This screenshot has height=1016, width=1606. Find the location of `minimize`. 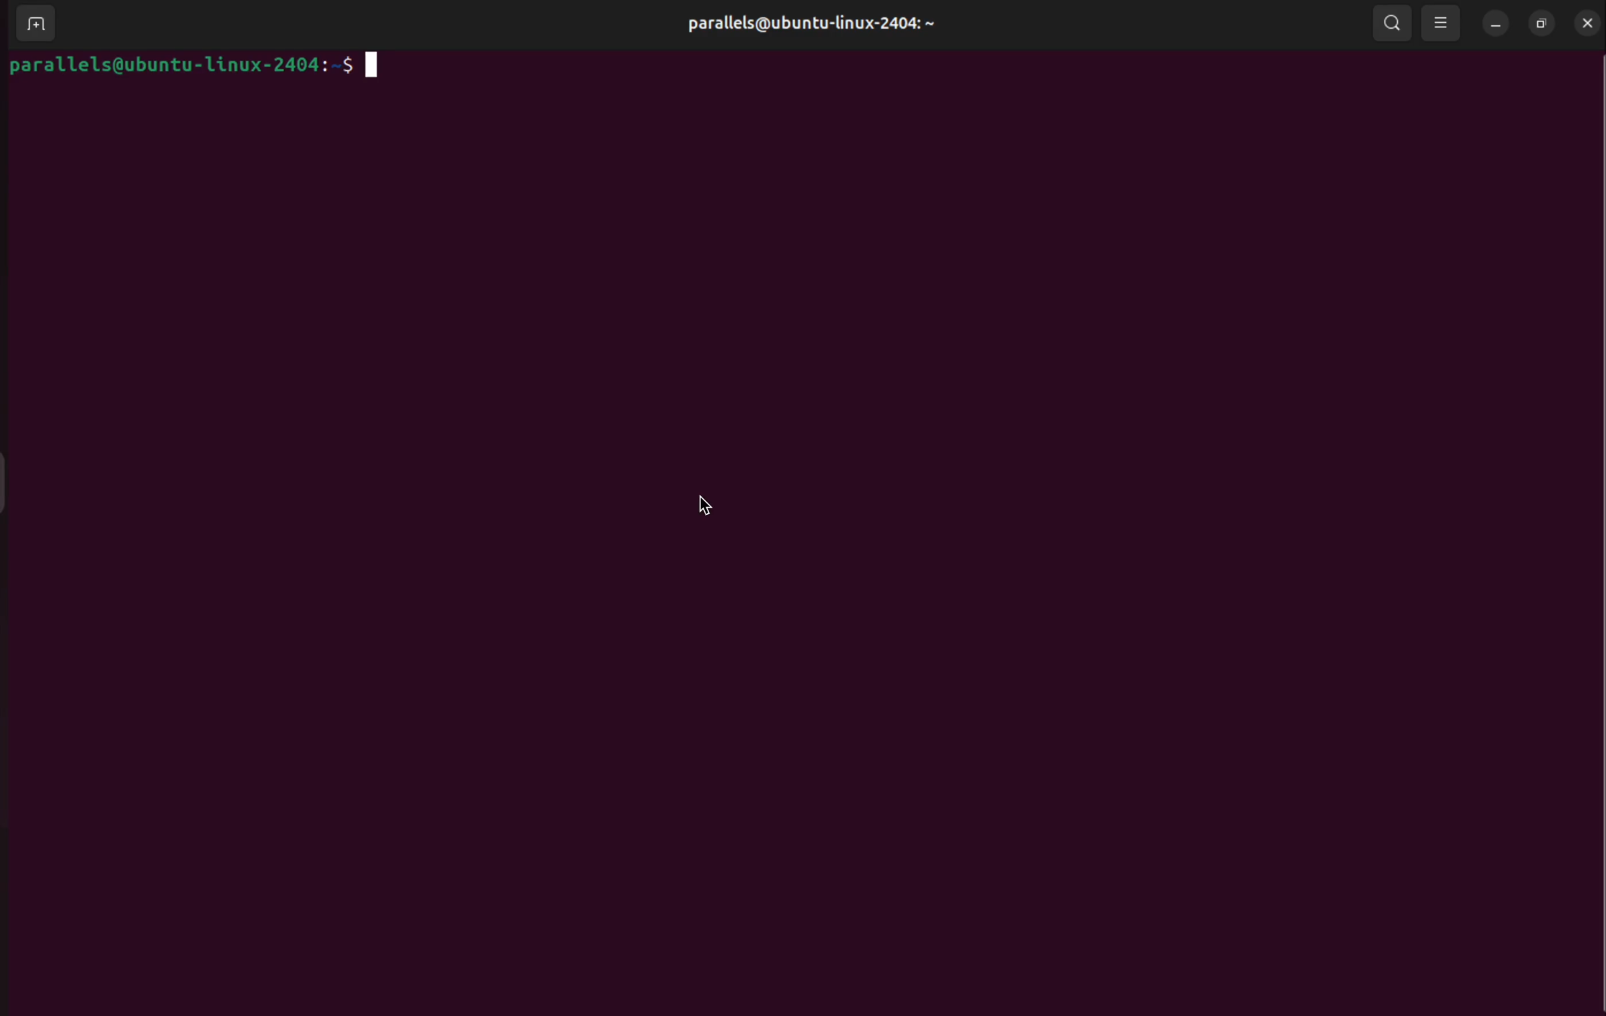

minimize is located at coordinates (1497, 23).